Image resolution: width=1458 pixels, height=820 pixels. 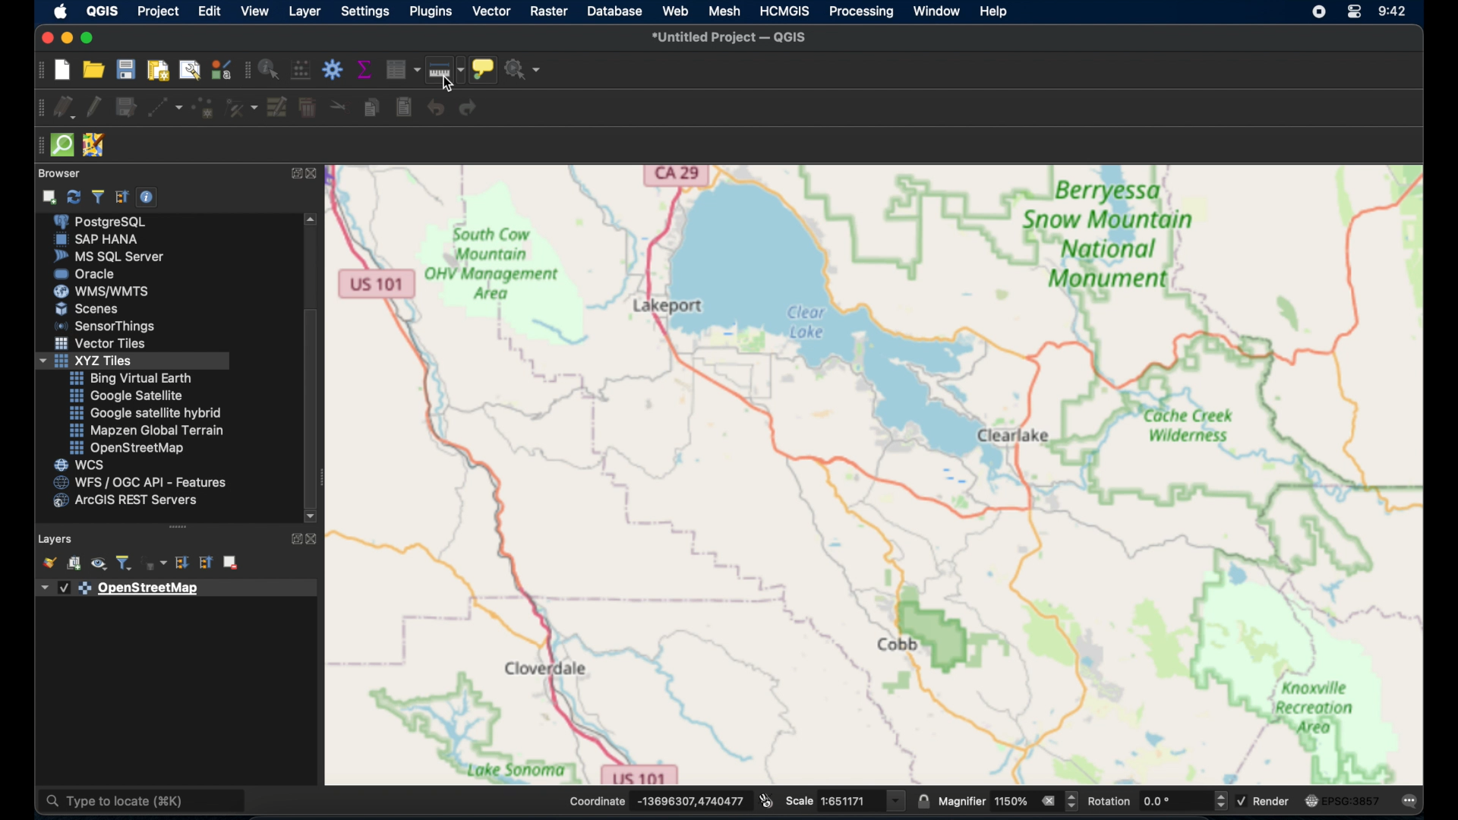 I want to click on collapse all, so click(x=121, y=195).